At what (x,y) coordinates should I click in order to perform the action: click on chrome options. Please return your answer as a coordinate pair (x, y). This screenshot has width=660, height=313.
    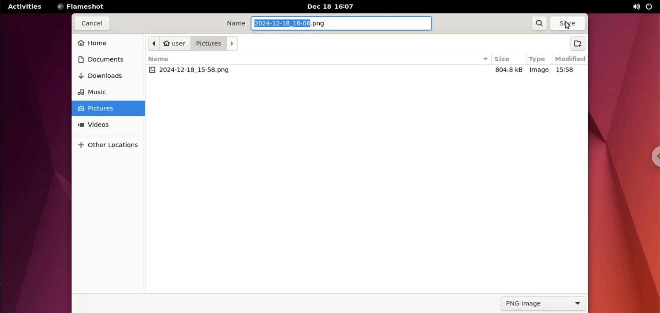
    Looking at the image, I should click on (653, 158).